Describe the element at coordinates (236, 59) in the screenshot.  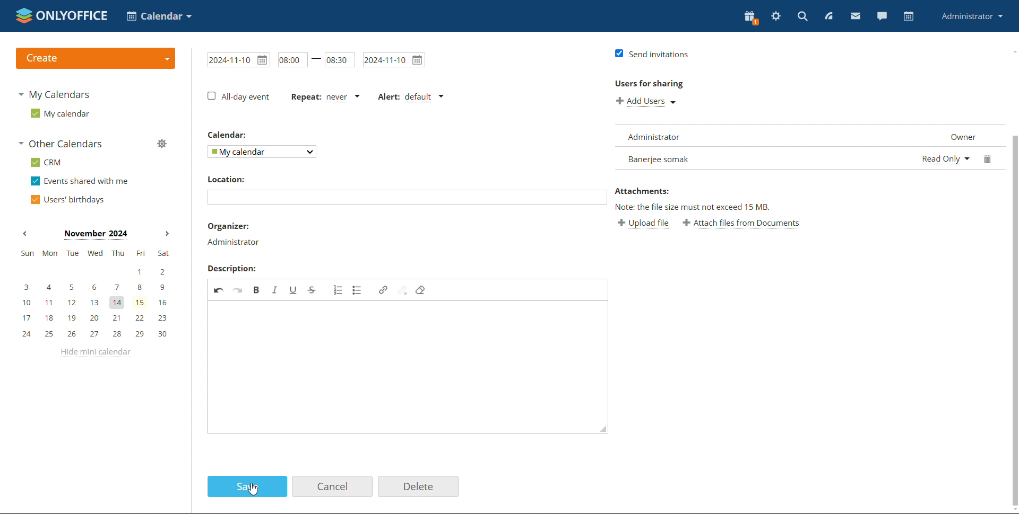
I see `start date` at that location.